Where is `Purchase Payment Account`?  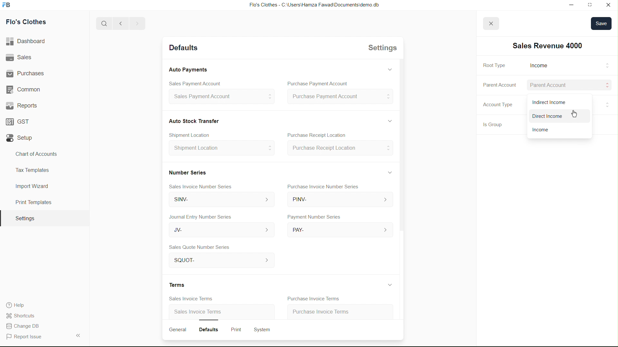
Purchase Payment Account is located at coordinates (340, 97).